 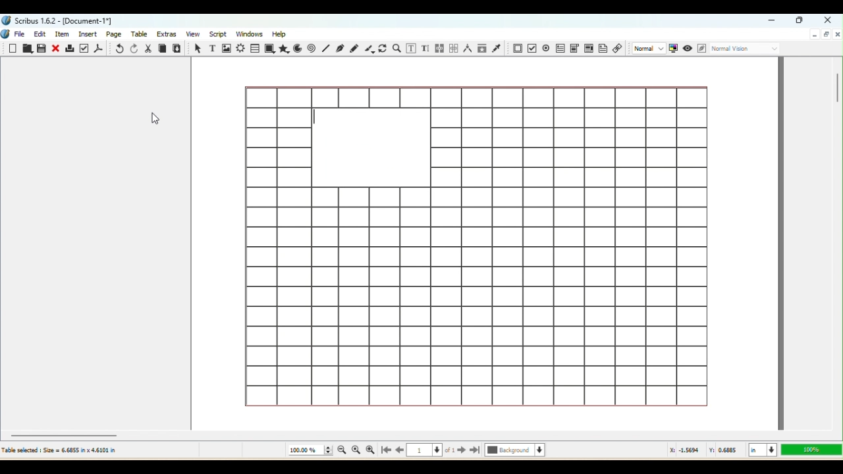 What do you see at coordinates (256, 48) in the screenshot?
I see `Table` at bounding box center [256, 48].